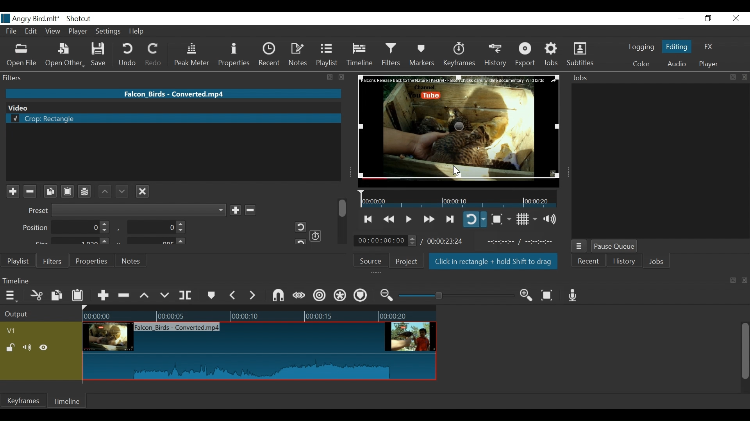 The image size is (750, 421). Describe the element at coordinates (496, 55) in the screenshot. I see `History` at that location.